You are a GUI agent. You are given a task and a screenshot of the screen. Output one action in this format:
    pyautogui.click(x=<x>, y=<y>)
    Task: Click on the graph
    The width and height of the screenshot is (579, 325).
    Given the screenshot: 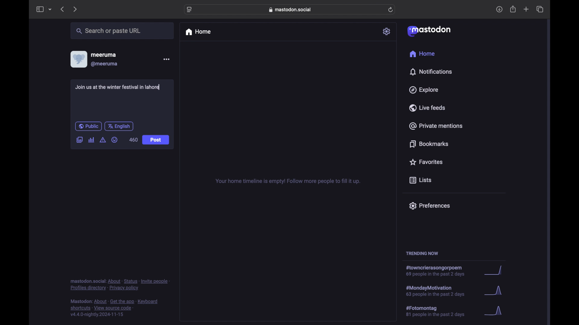 What is the action you would take?
    pyautogui.click(x=495, y=311)
    